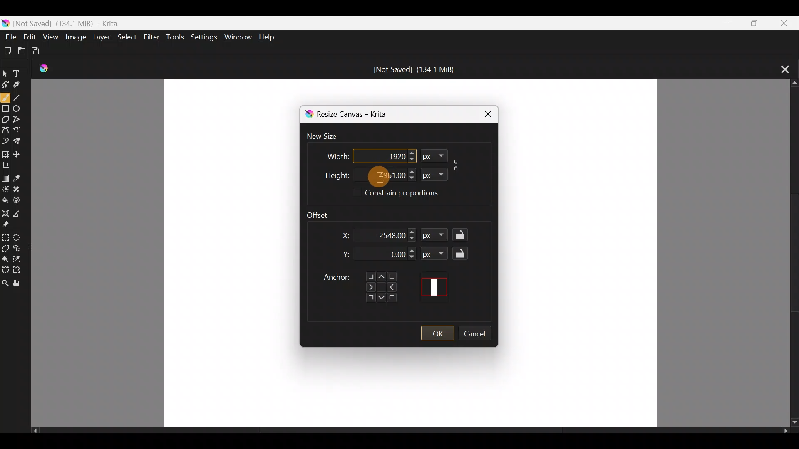 This screenshot has height=449, width=799. I want to click on Decrease height, so click(412, 178).